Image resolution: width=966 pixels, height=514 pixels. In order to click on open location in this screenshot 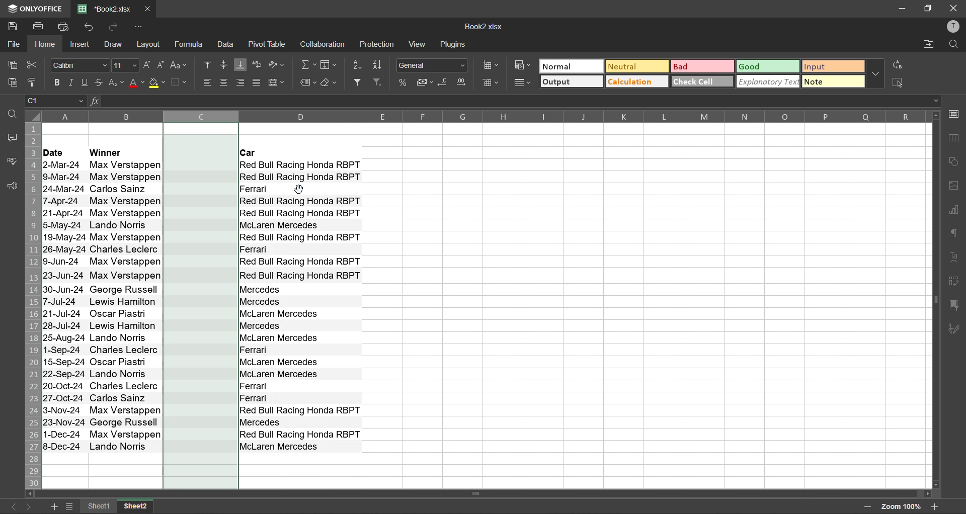, I will do `click(925, 46)`.